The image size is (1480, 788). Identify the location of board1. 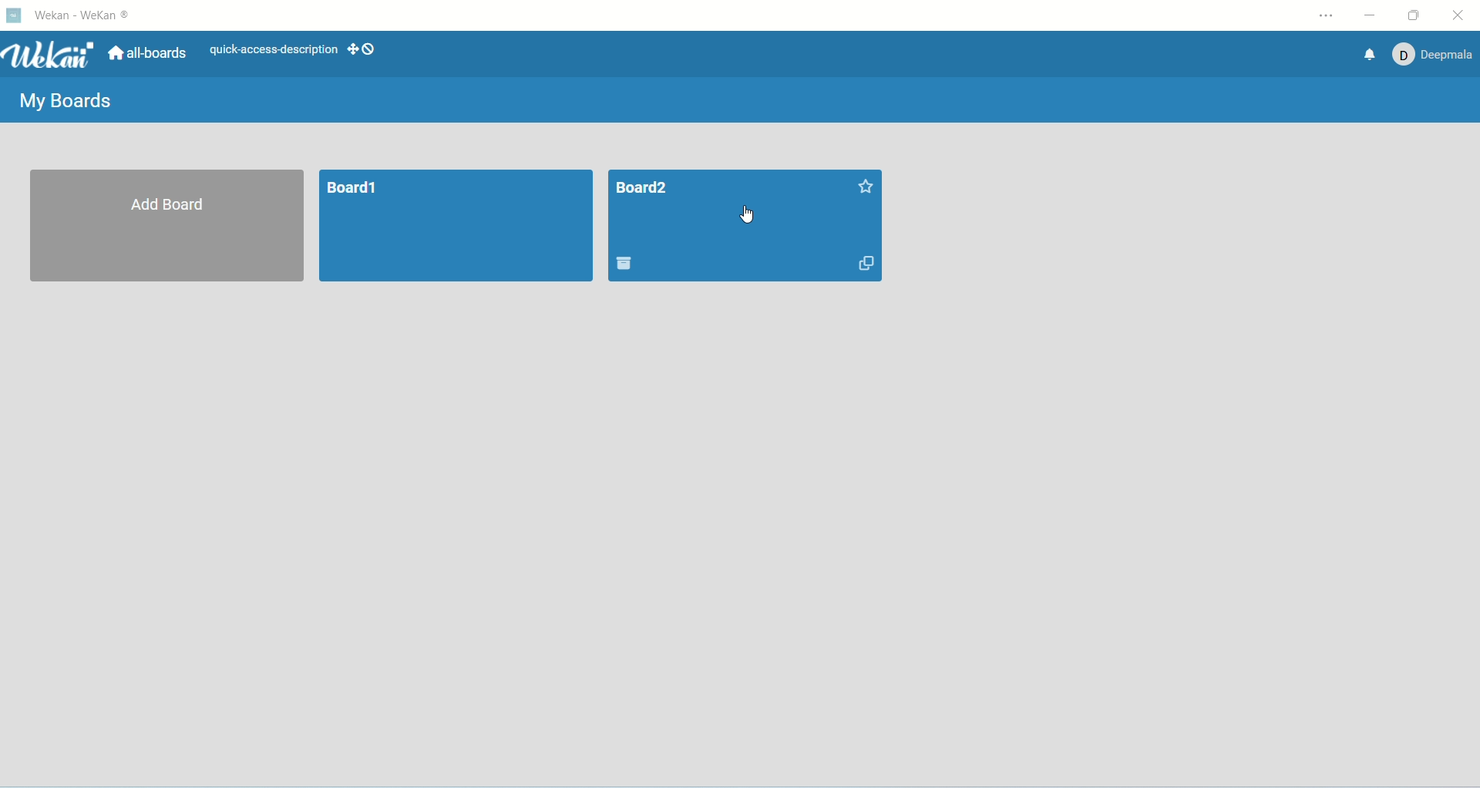
(456, 227).